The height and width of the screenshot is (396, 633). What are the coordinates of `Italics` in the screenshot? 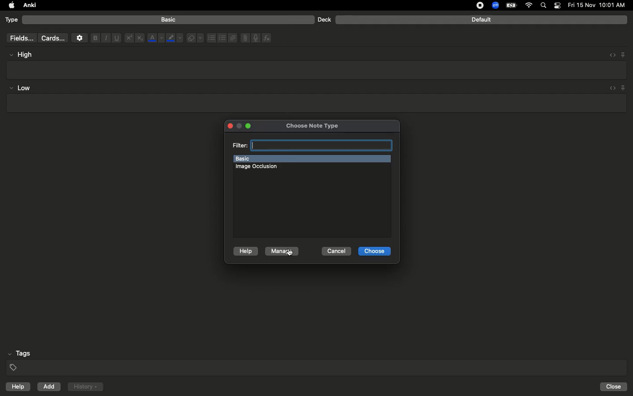 It's located at (105, 38).